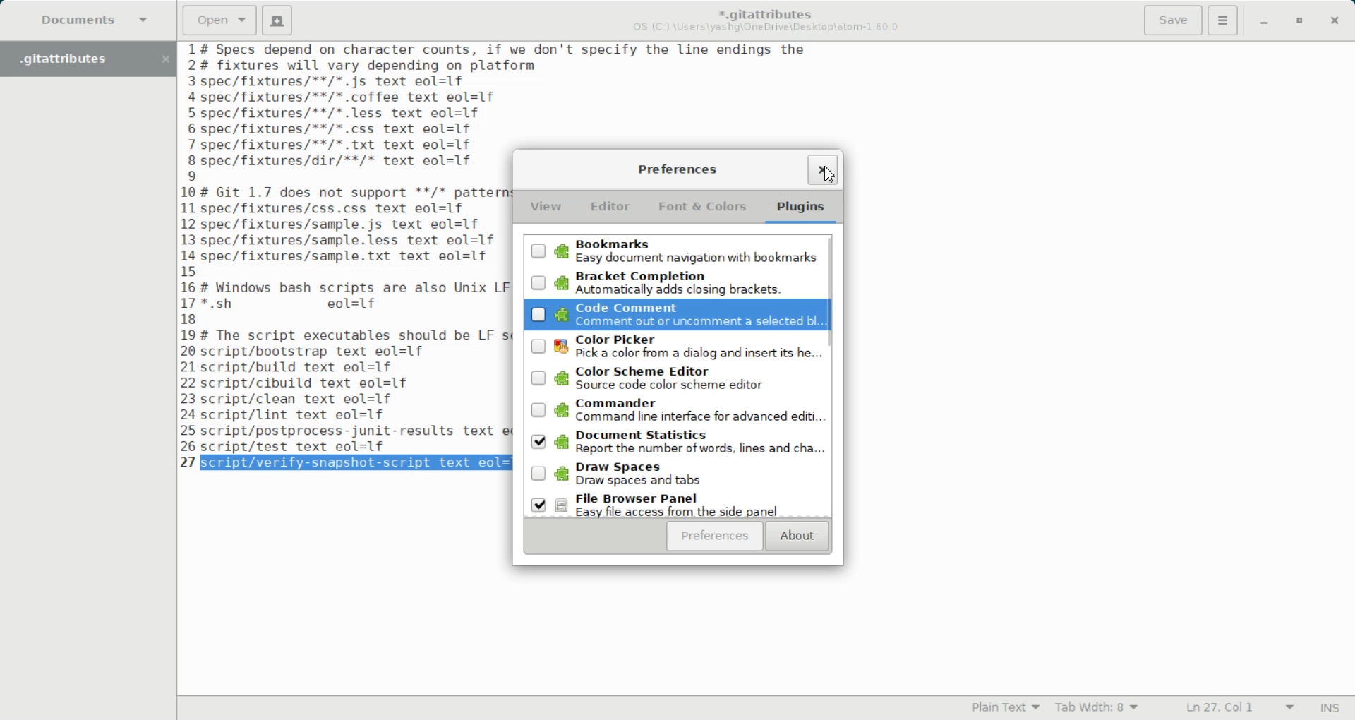 This screenshot has height=720, width=1355. Describe the element at coordinates (673, 473) in the screenshot. I see `Draw Spaces: Draw spaces and tabs` at that location.